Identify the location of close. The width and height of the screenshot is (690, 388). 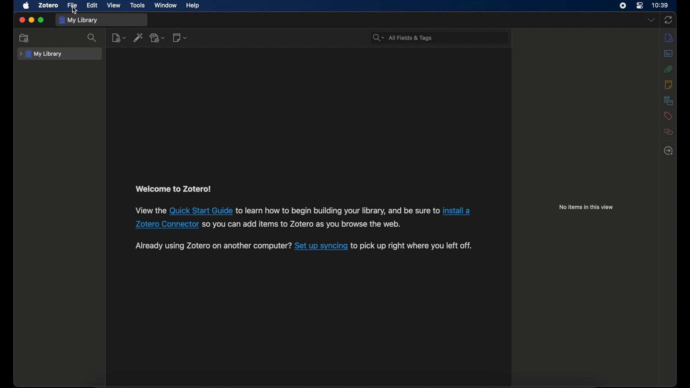
(22, 20).